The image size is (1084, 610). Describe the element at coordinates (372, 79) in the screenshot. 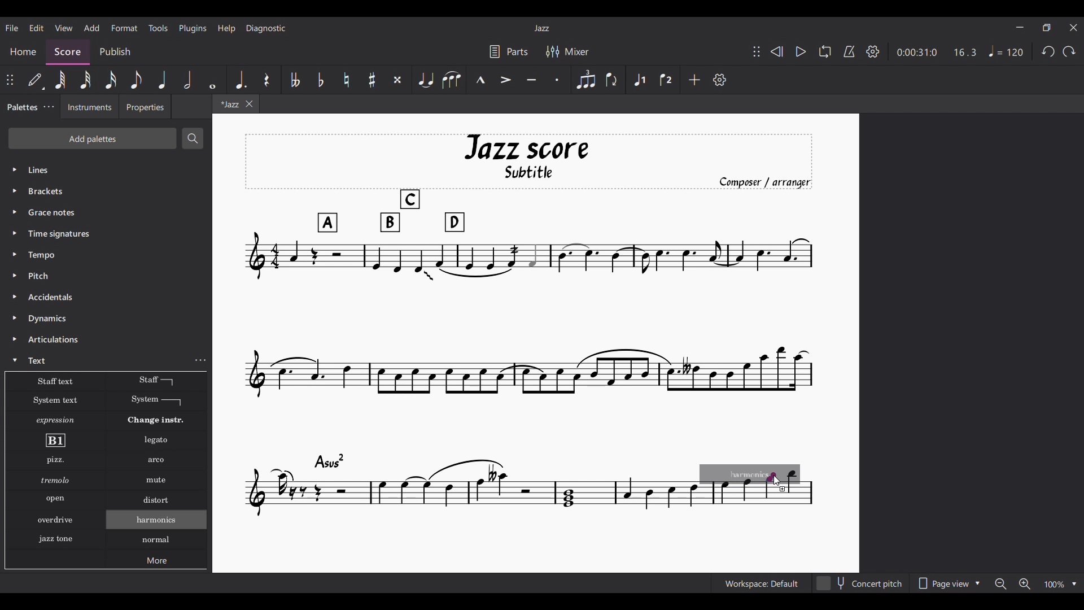

I see `Toggle sharp` at that location.